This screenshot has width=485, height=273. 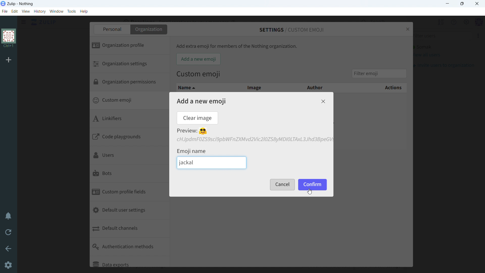 I want to click on reload, so click(x=8, y=233).